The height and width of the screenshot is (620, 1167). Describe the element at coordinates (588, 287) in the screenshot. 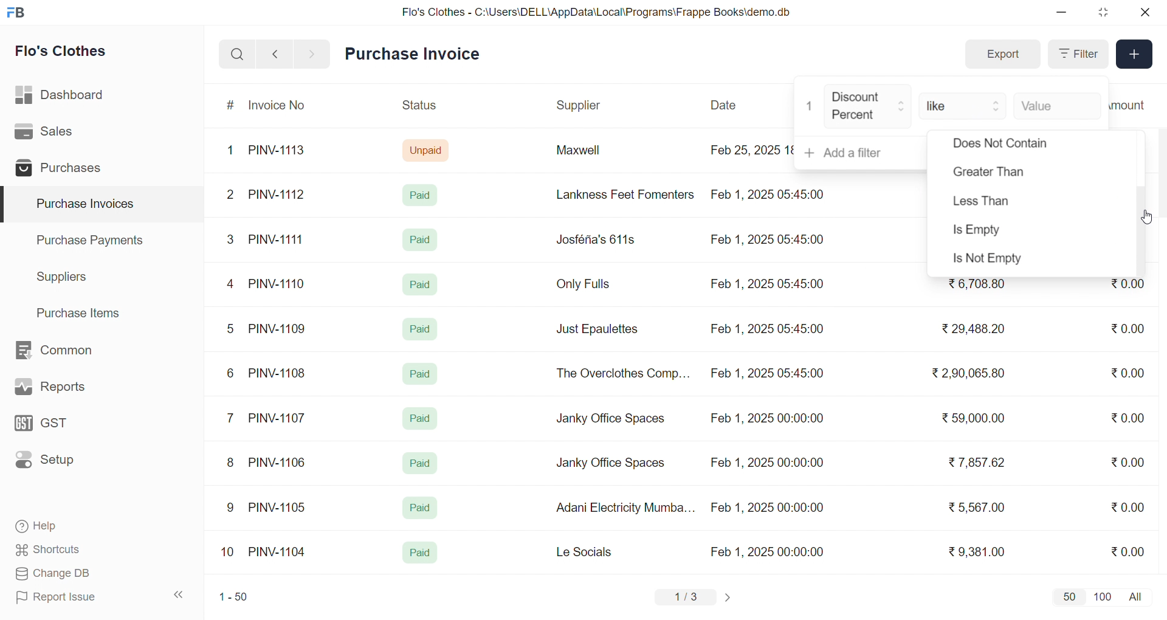

I see `Only Fulls` at that location.